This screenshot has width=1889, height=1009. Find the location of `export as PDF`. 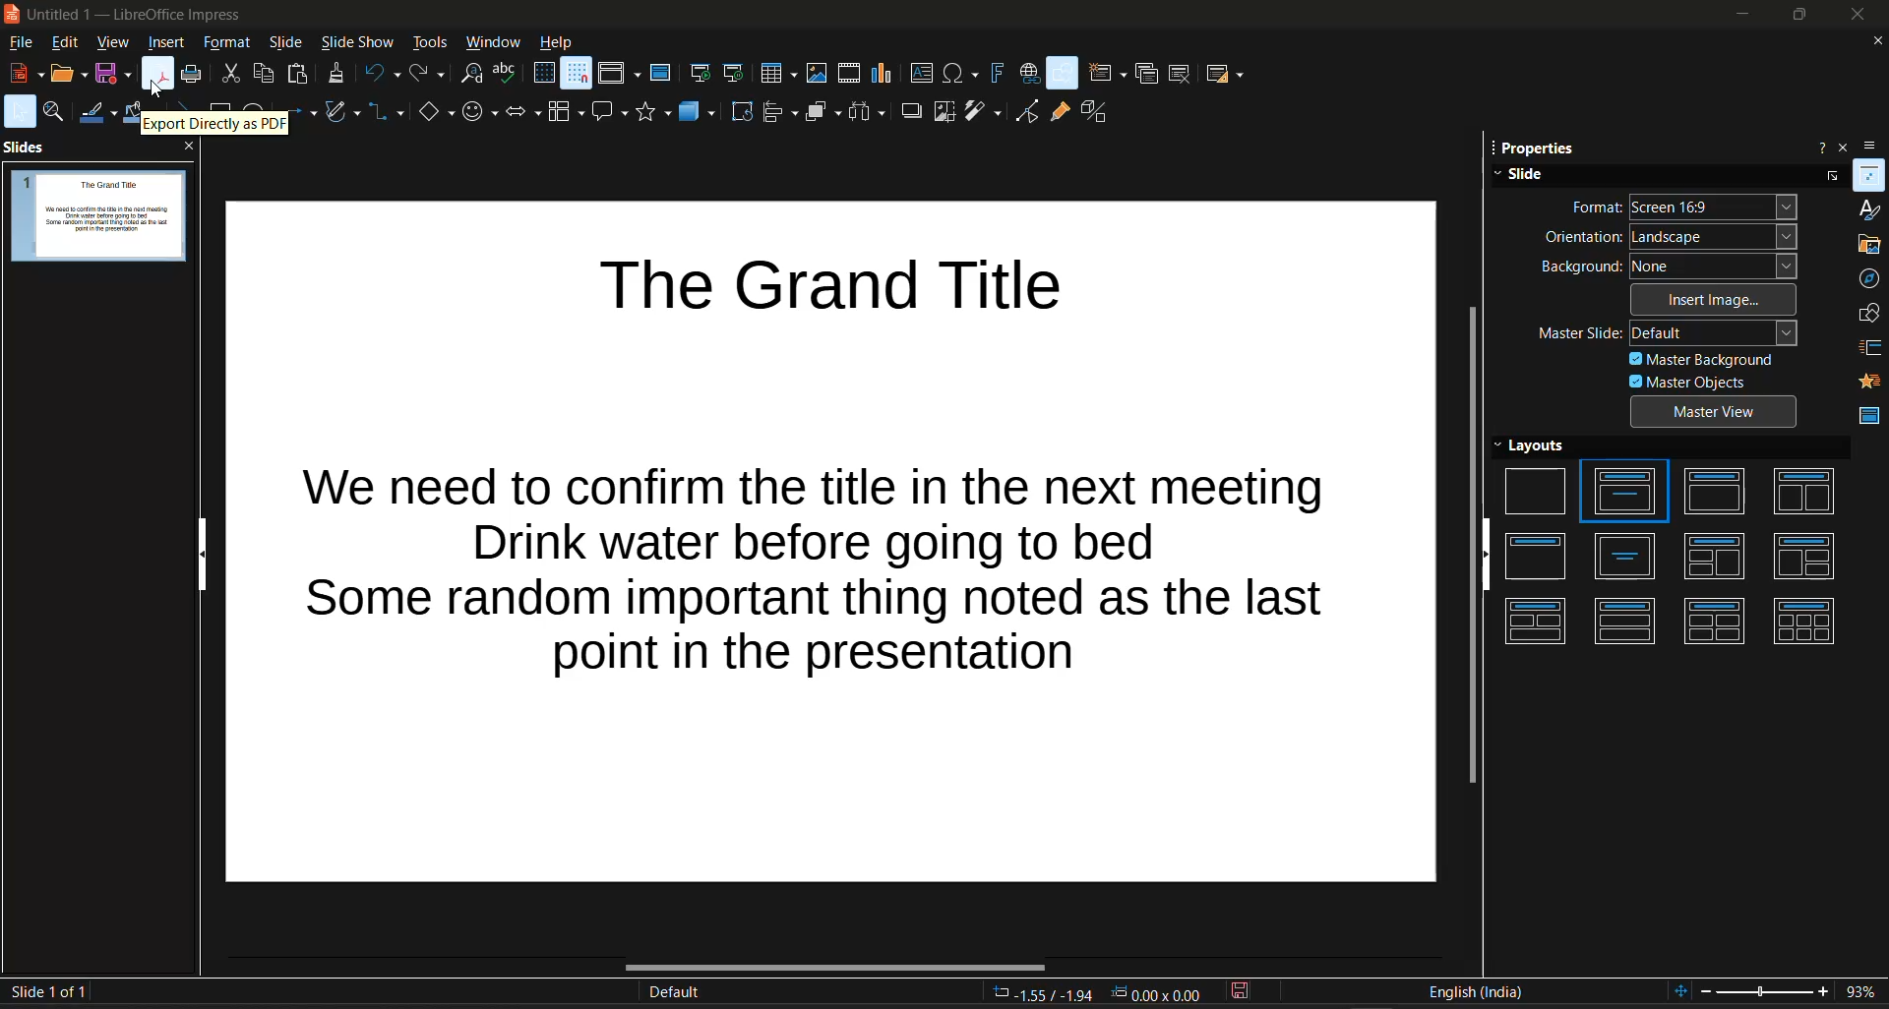

export as PDF is located at coordinates (158, 73).